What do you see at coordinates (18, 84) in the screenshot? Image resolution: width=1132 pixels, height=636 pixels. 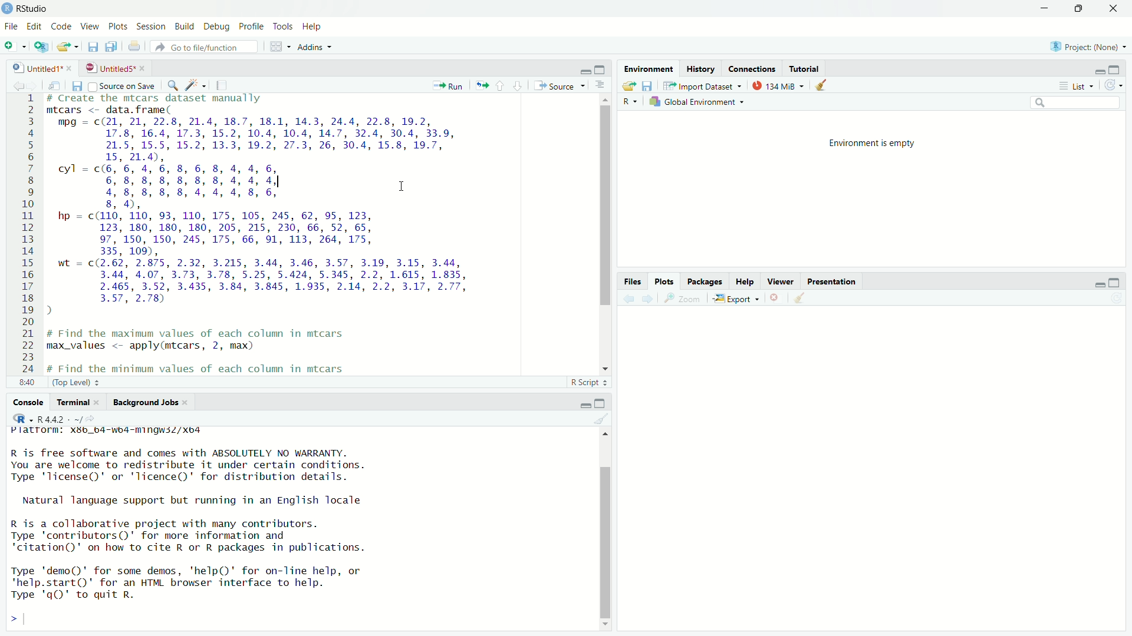 I see `back` at bounding box center [18, 84].